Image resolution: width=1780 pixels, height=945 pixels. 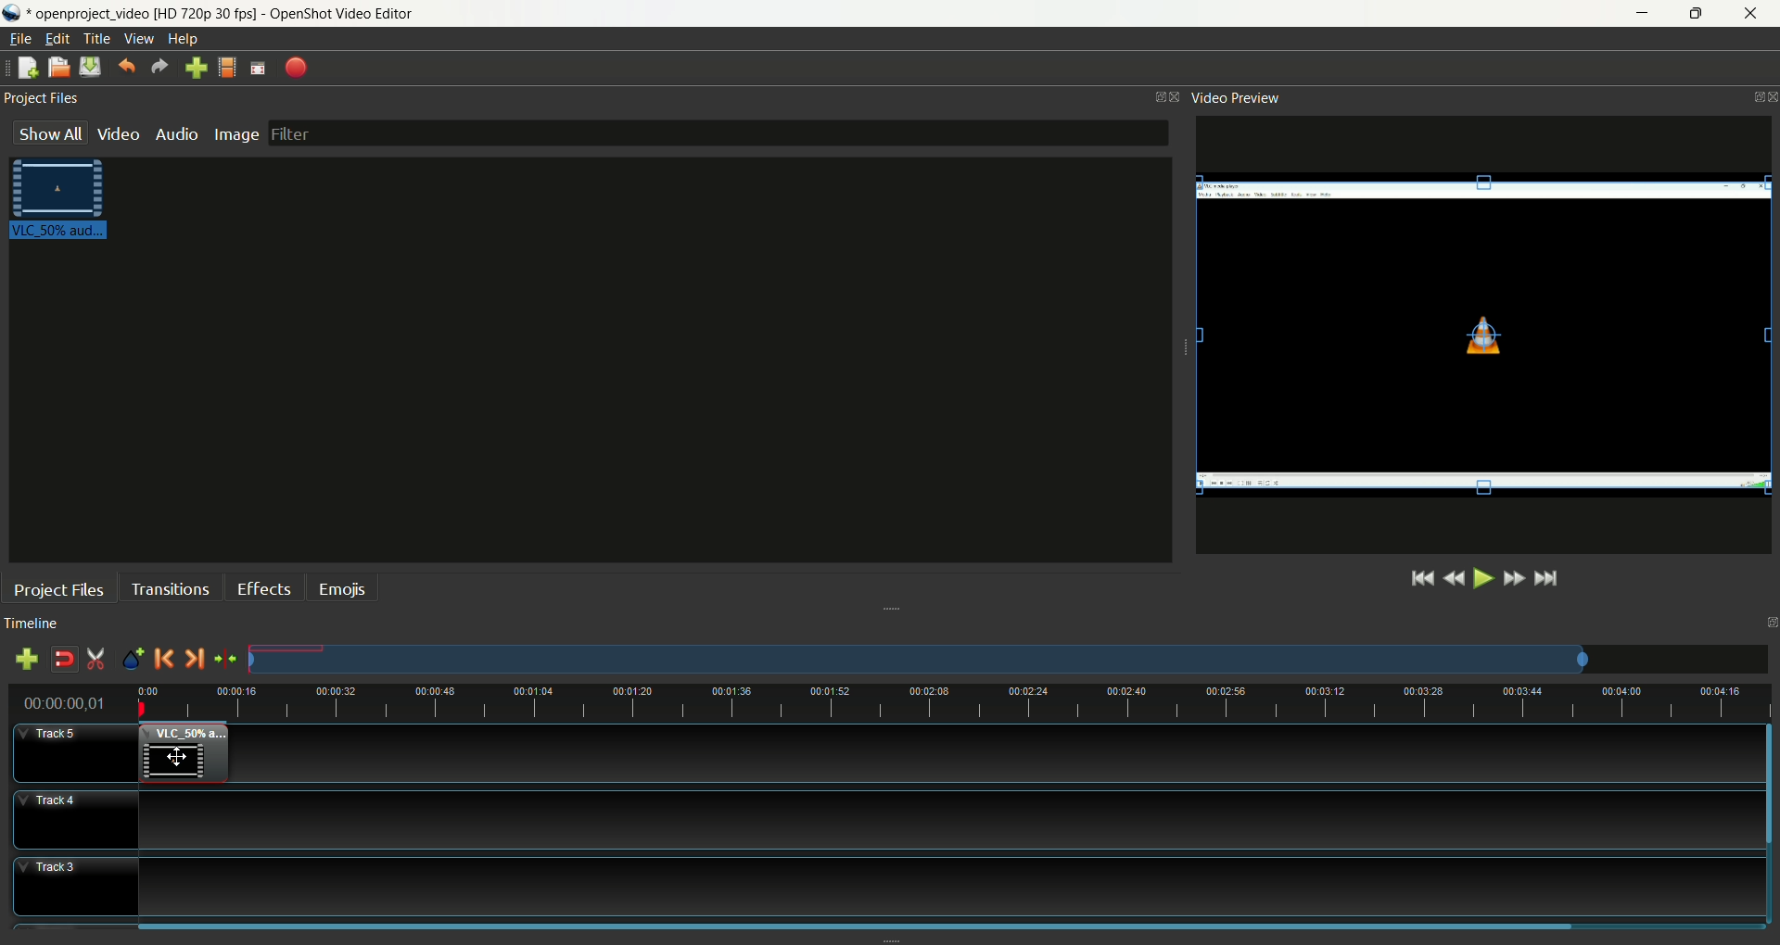 I want to click on transitions, so click(x=168, y=586).